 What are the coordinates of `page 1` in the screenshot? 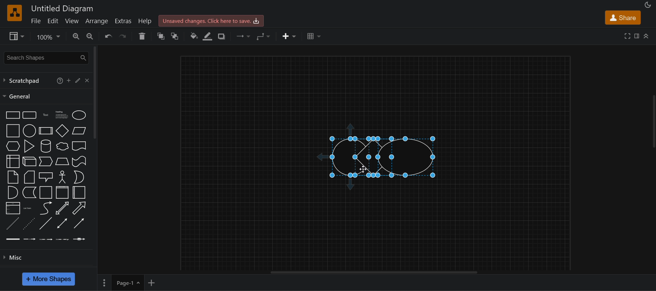 It's located at (128, 282).